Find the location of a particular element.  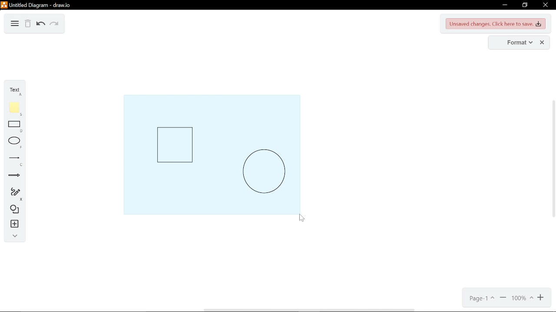

rectangle is located at coordinates (14, 127).